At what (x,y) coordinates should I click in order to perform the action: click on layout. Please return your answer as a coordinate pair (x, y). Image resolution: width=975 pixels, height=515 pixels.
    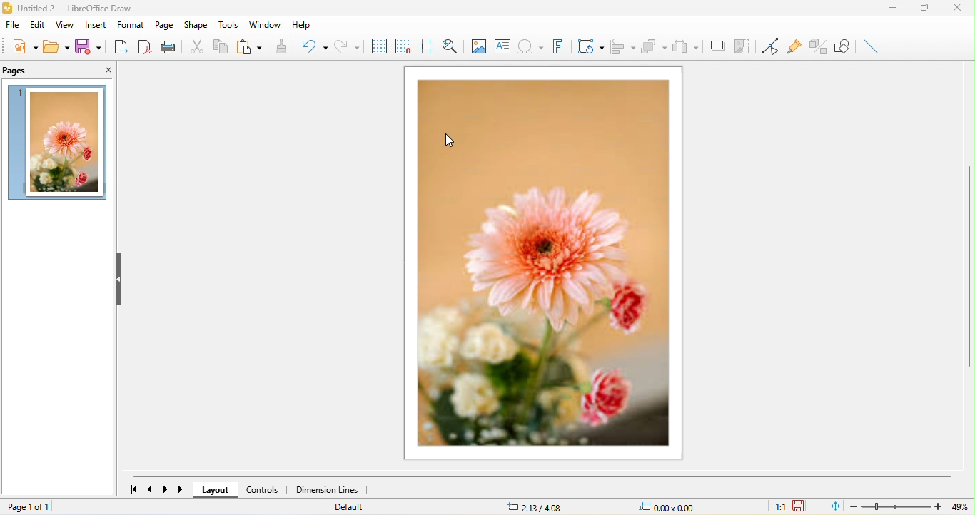
    Looking at the image, I should click on (219, 490).